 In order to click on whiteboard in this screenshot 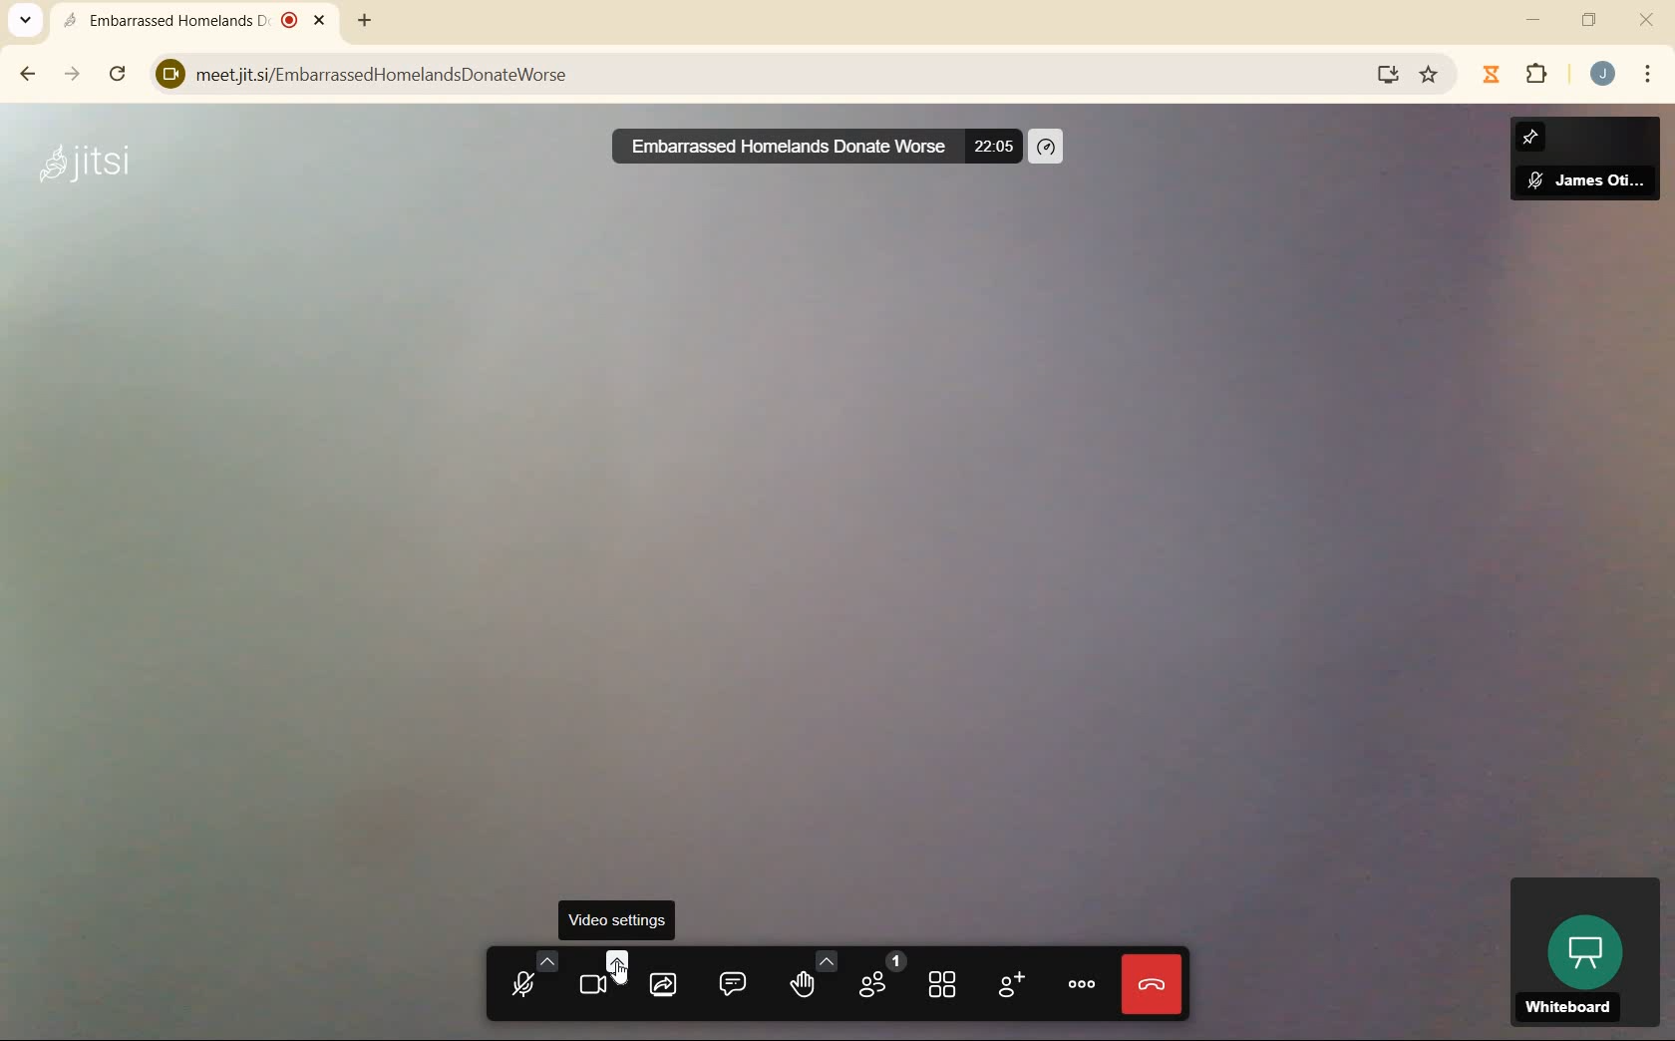, I will do `click(1580, 950)`.